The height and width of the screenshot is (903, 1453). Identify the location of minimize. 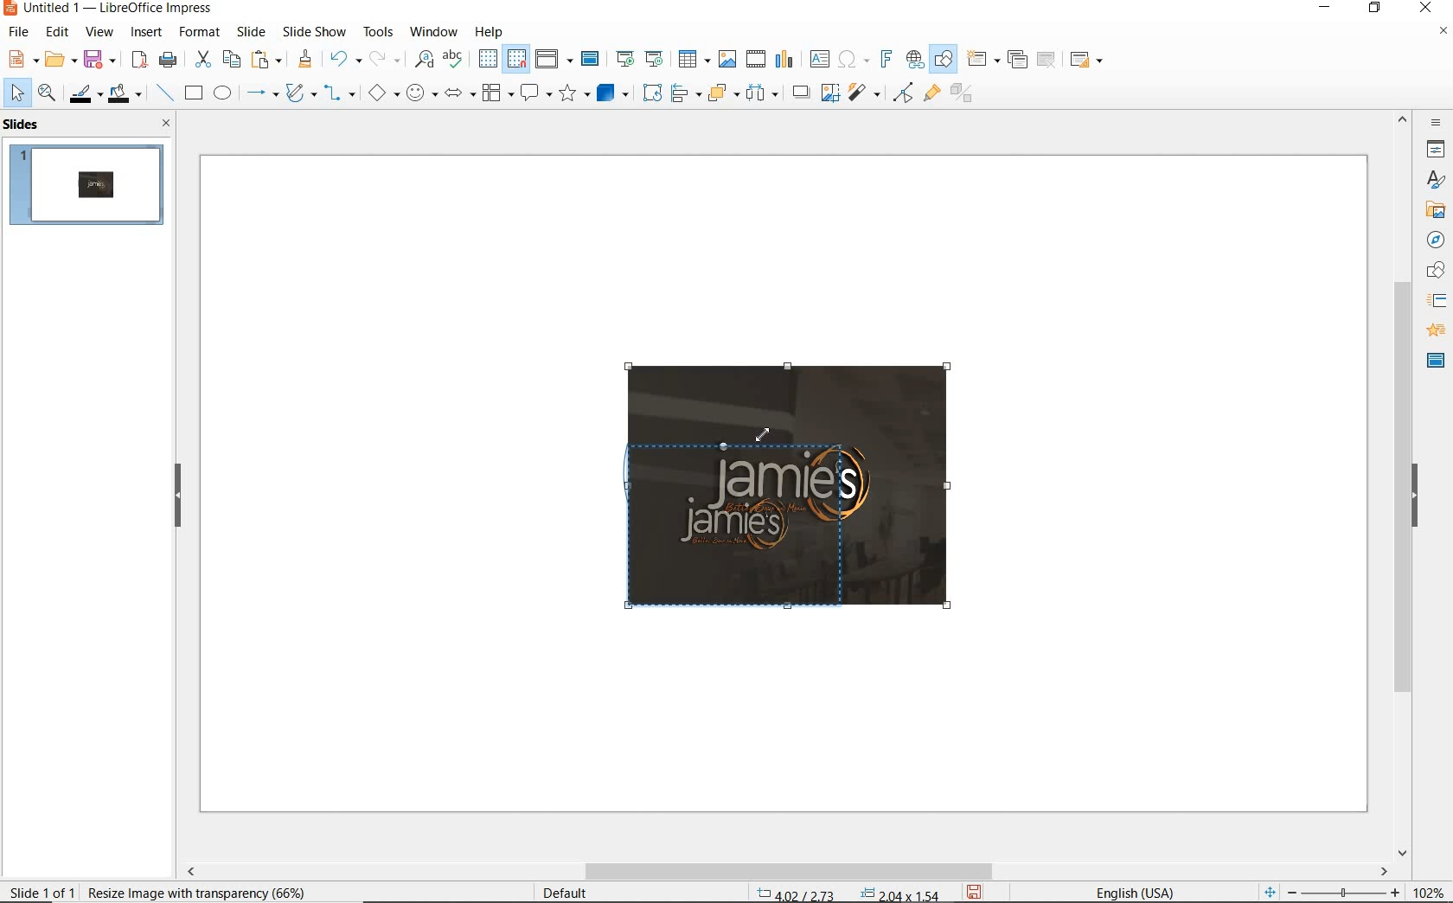
(1327, 10).